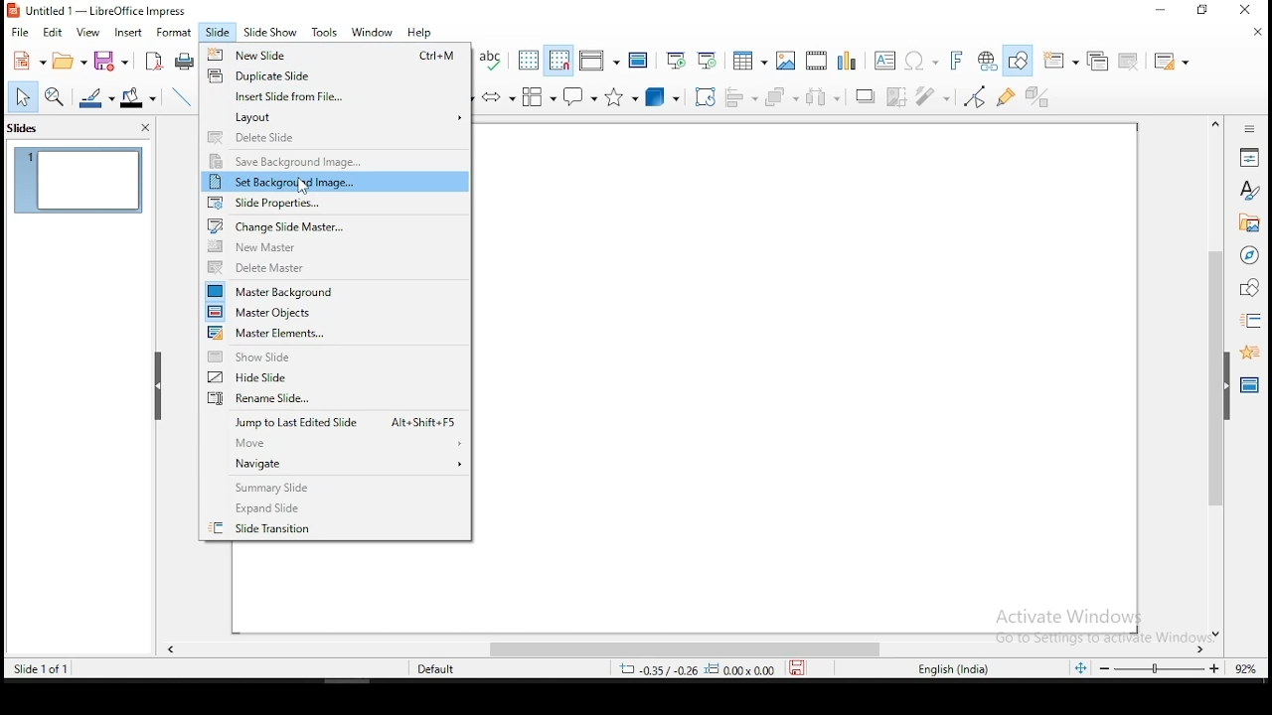  What do you see at coordinates (106, 14) in the screenshot?
I see `icon and filename` at bounding box center [106, 14].